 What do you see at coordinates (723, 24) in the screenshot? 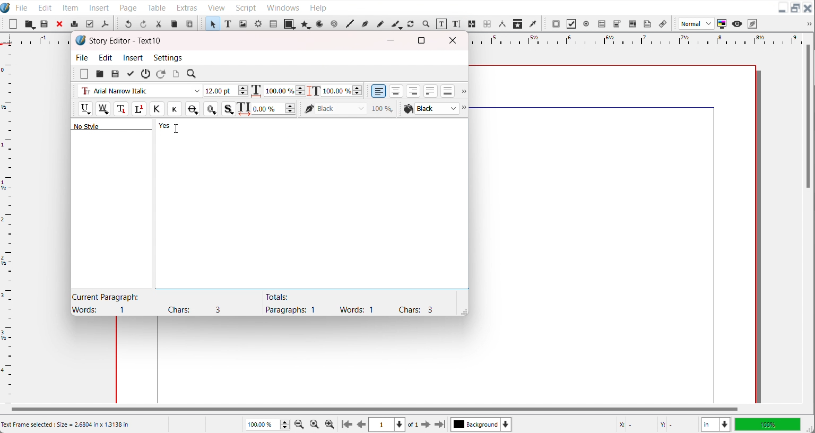
I see `Toggle color` at bounding box center [723, 24].